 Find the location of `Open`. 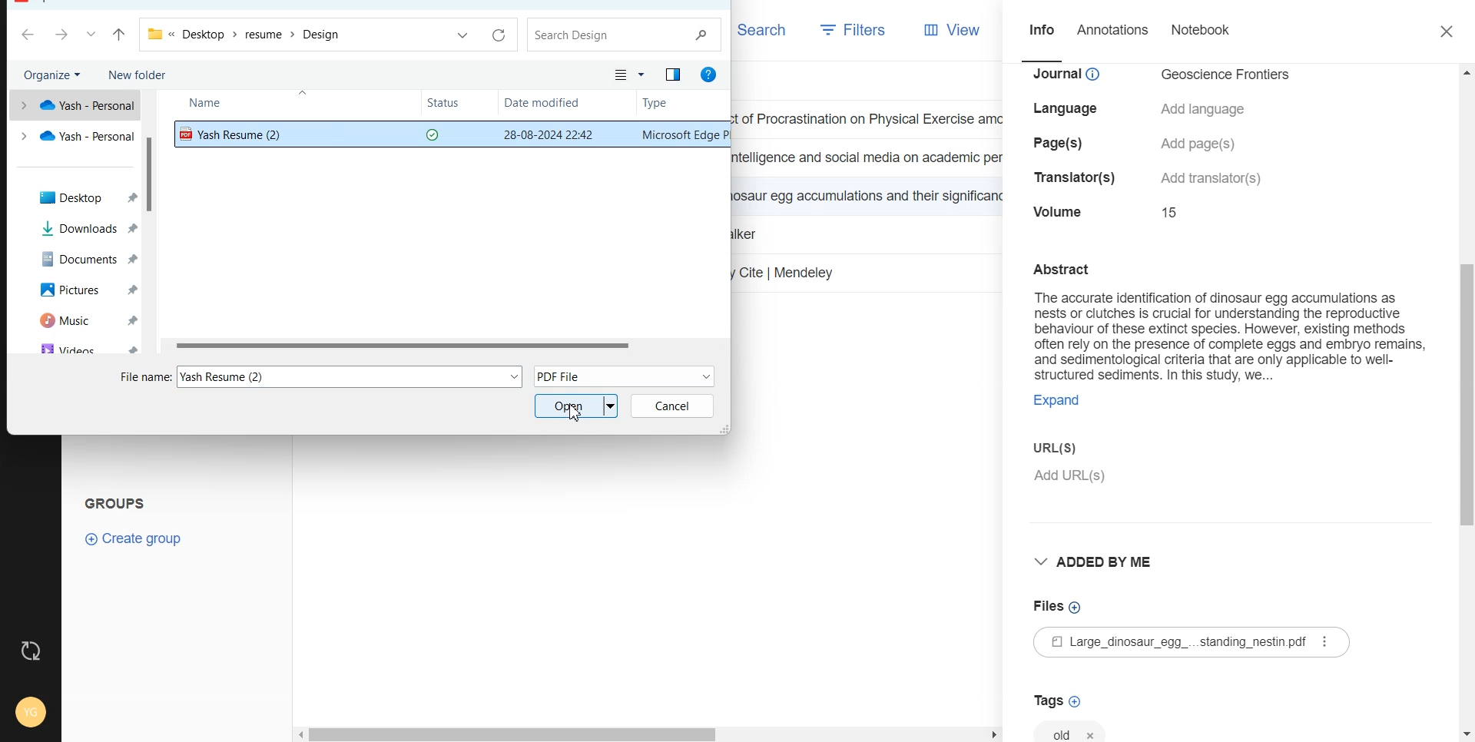

Open is located at coordinates (577, 406).